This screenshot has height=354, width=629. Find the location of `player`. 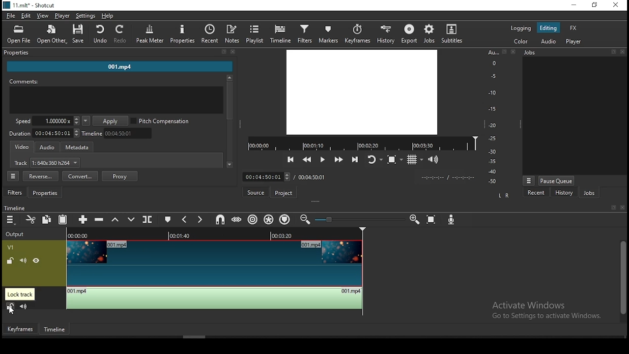

player is located at coordinates (62, 16).